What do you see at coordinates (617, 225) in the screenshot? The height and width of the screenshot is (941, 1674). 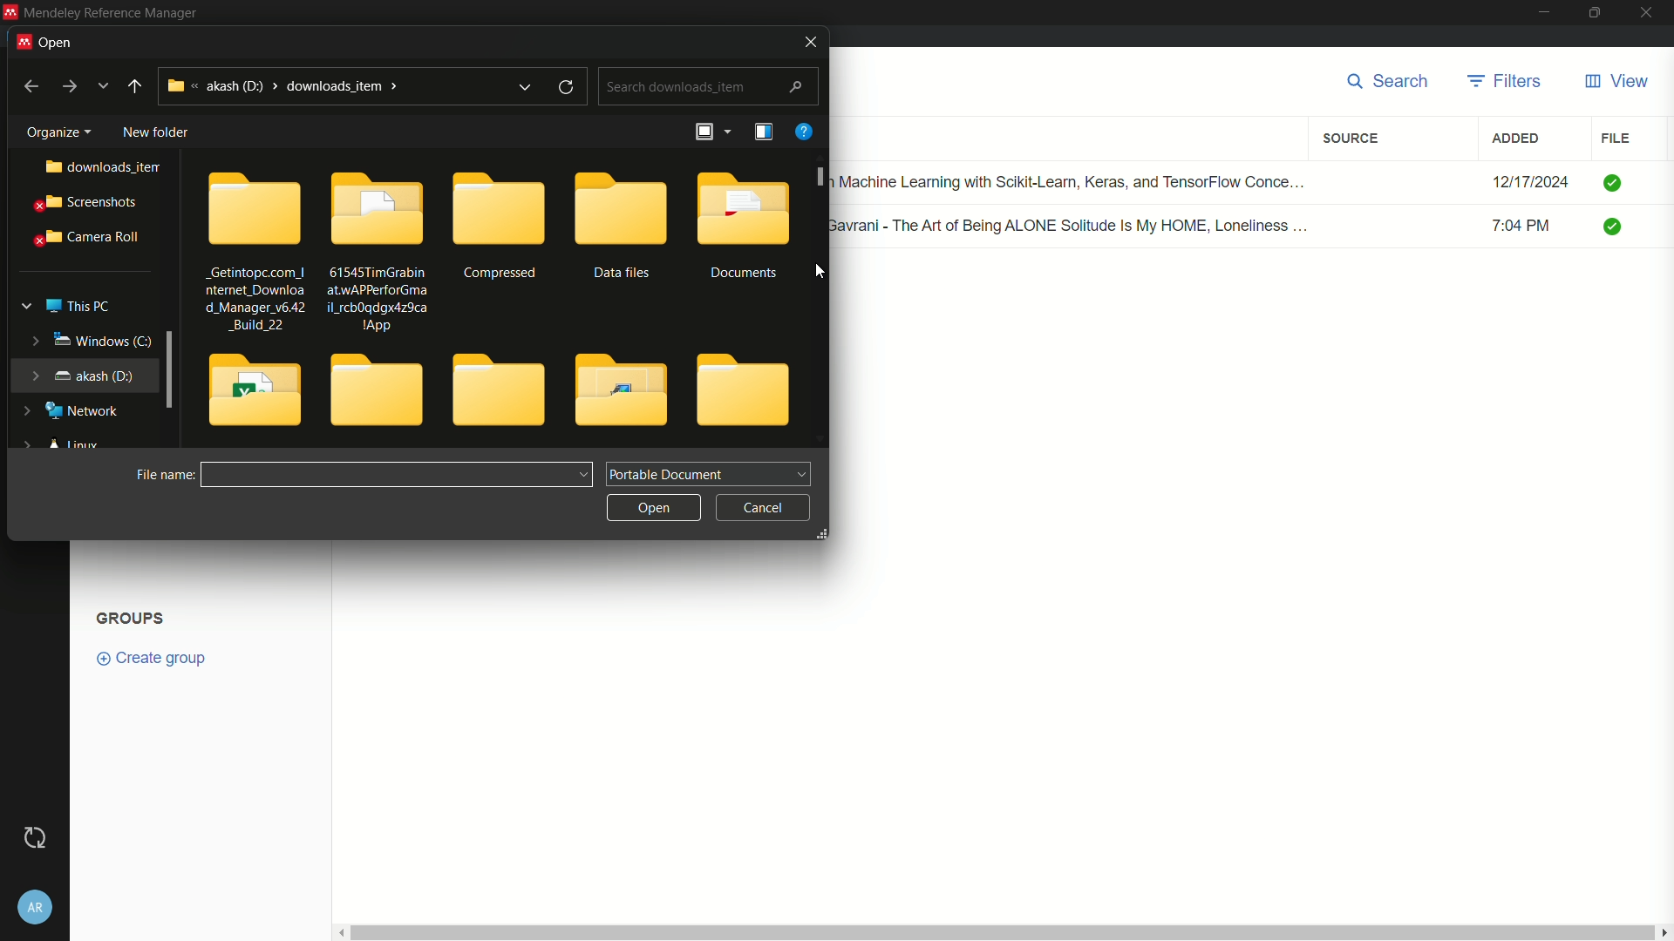 I see `Data files folder` at bounding box center [617, 225].